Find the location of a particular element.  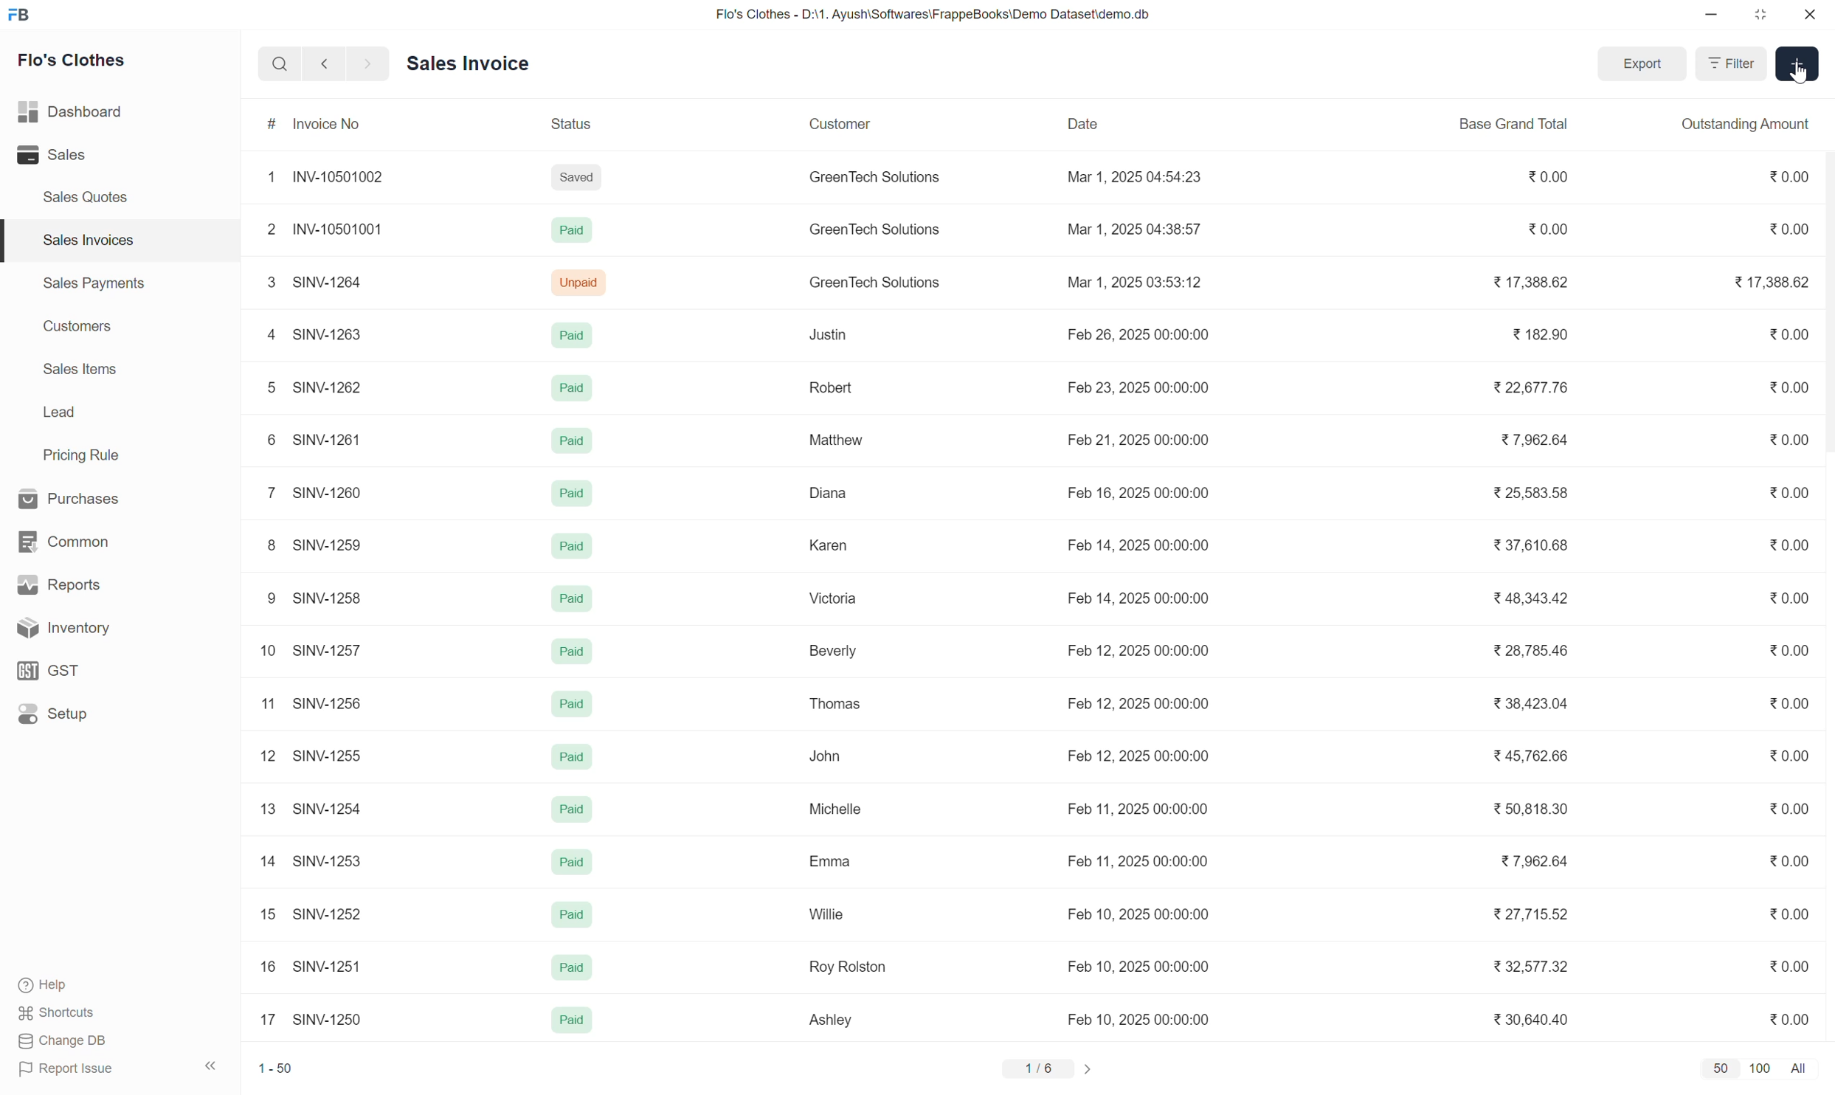

GreenTech Solutions is located at coordinates (877, 182).